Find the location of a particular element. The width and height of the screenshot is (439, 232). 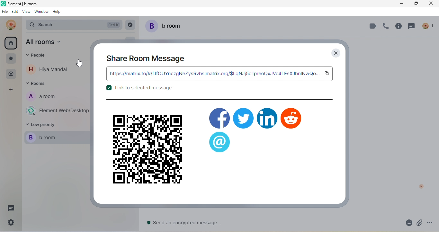

people is located at coordinates (429, 25).